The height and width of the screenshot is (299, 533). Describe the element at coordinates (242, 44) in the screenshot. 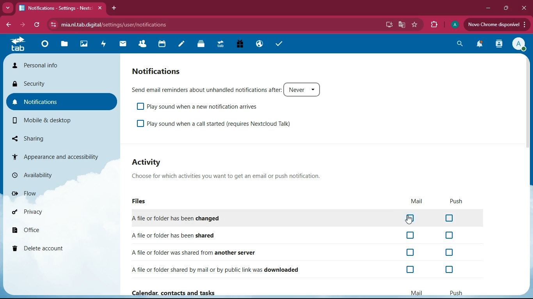

I see `gift` at that location.